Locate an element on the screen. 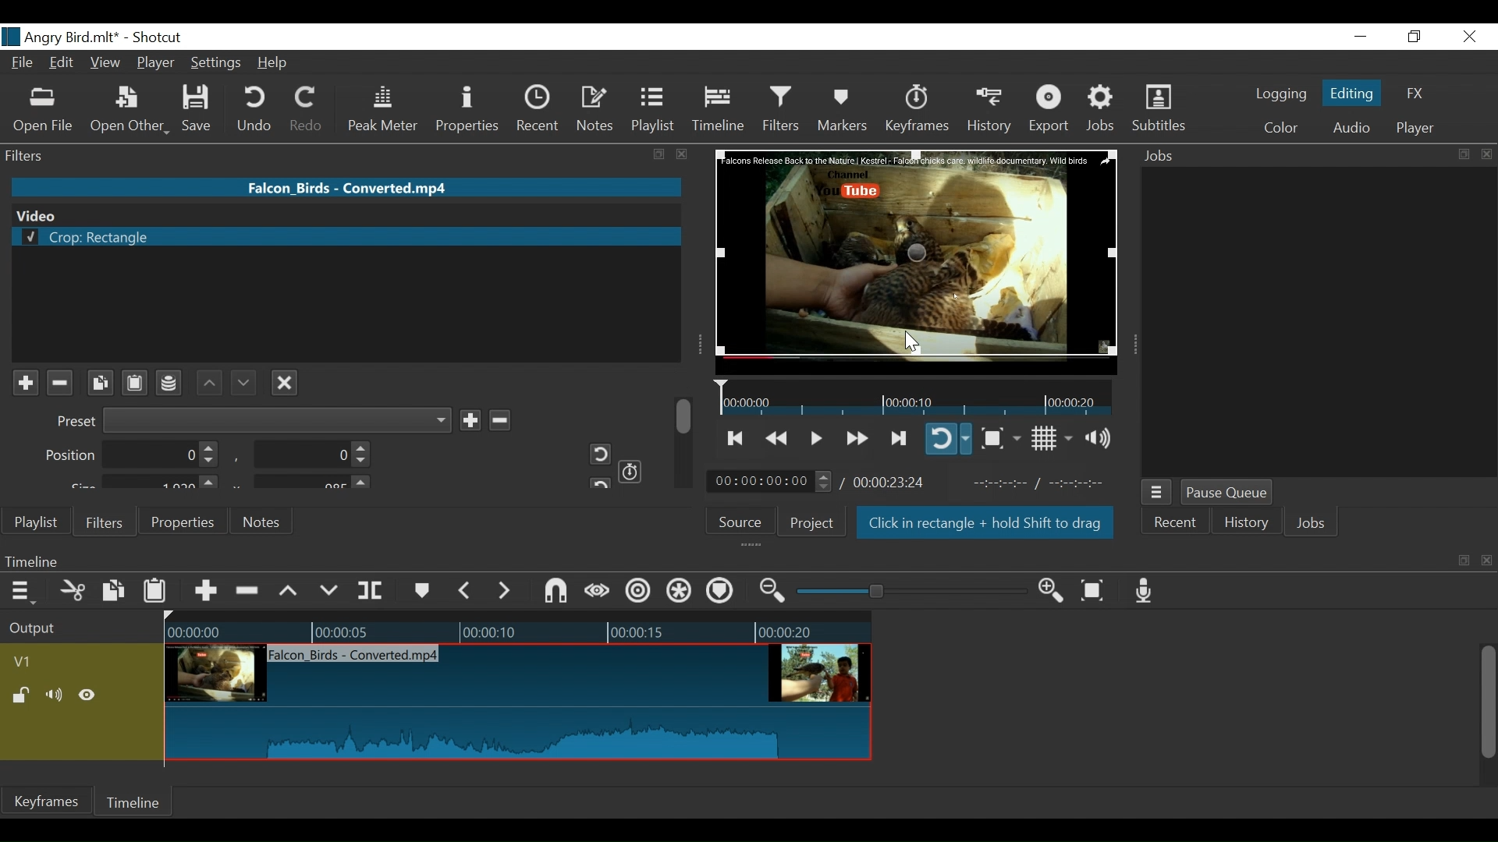 This screenshot has height=842, width=1498. Jobs is located at coordinates (1164, 157).